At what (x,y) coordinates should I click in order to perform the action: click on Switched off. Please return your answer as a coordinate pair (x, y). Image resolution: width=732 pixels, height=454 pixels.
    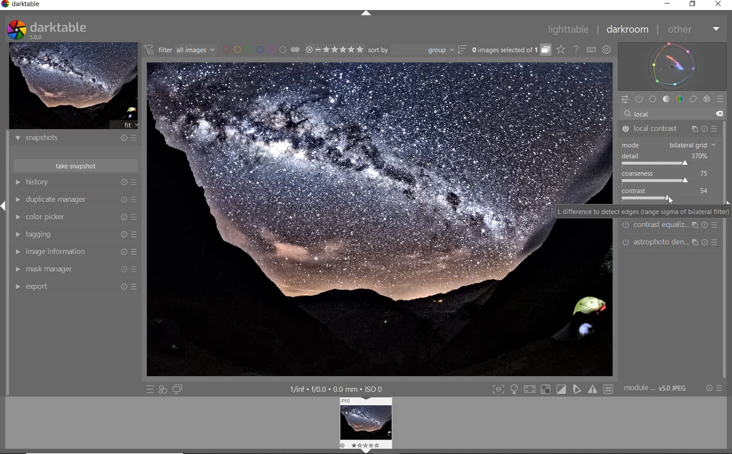
    Looking at the image, I should click on (623, 242).